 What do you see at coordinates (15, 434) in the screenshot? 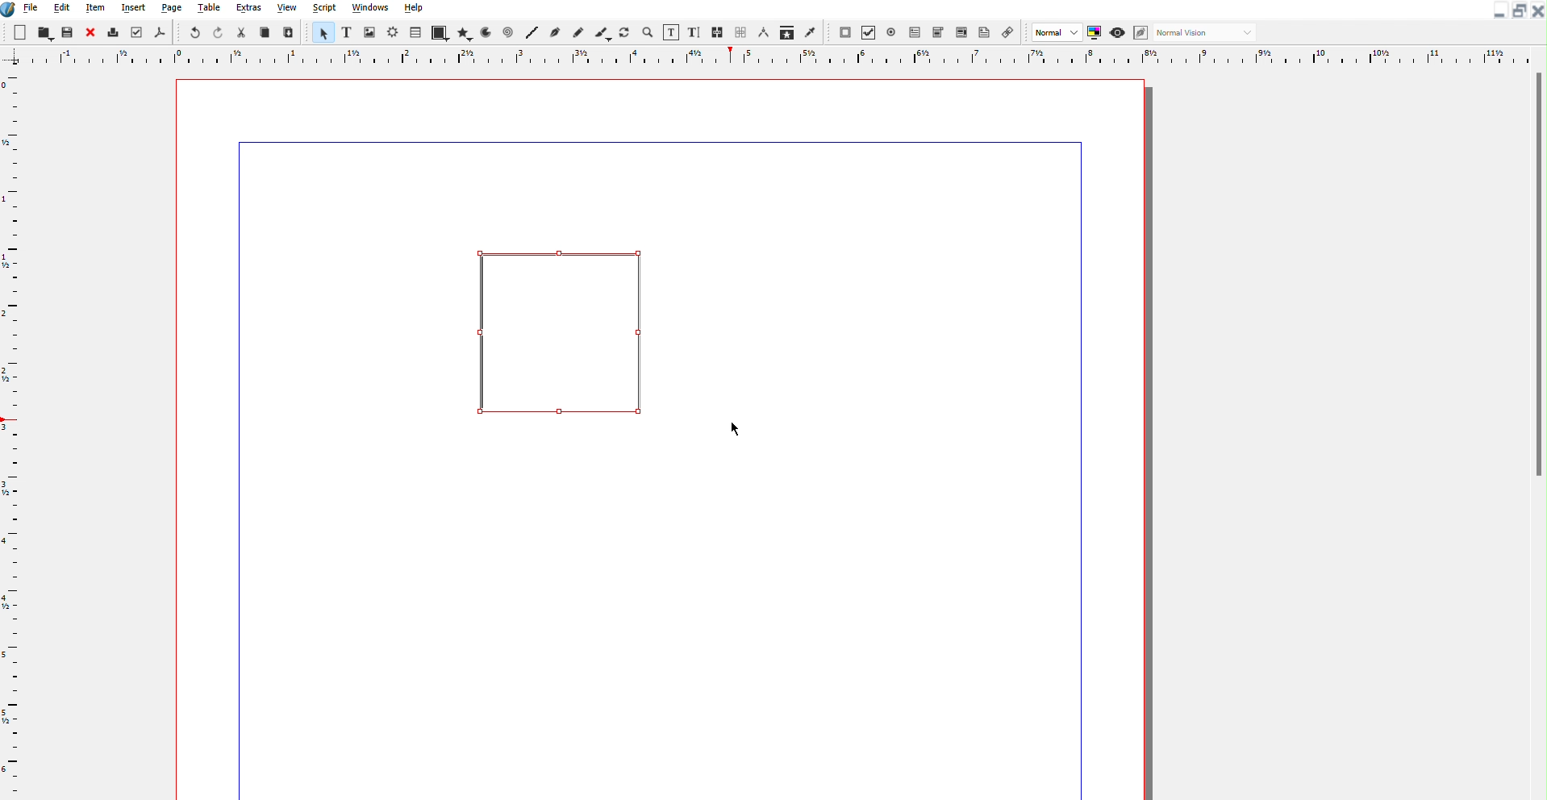
I see `Vertical Ruler` at bounding box center [15, 434].